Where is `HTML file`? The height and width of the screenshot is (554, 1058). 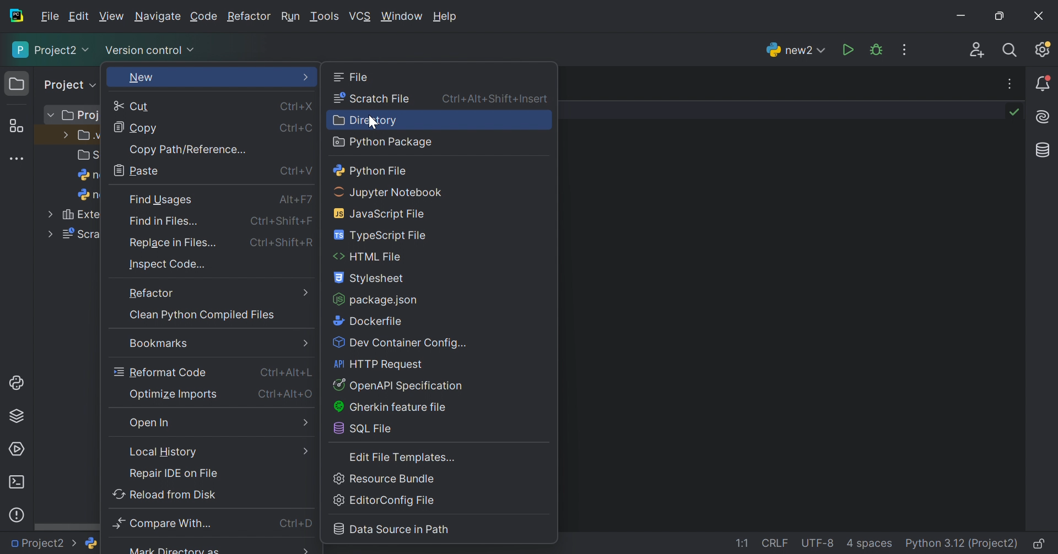 HTML file is located at coordinates (368, 257).